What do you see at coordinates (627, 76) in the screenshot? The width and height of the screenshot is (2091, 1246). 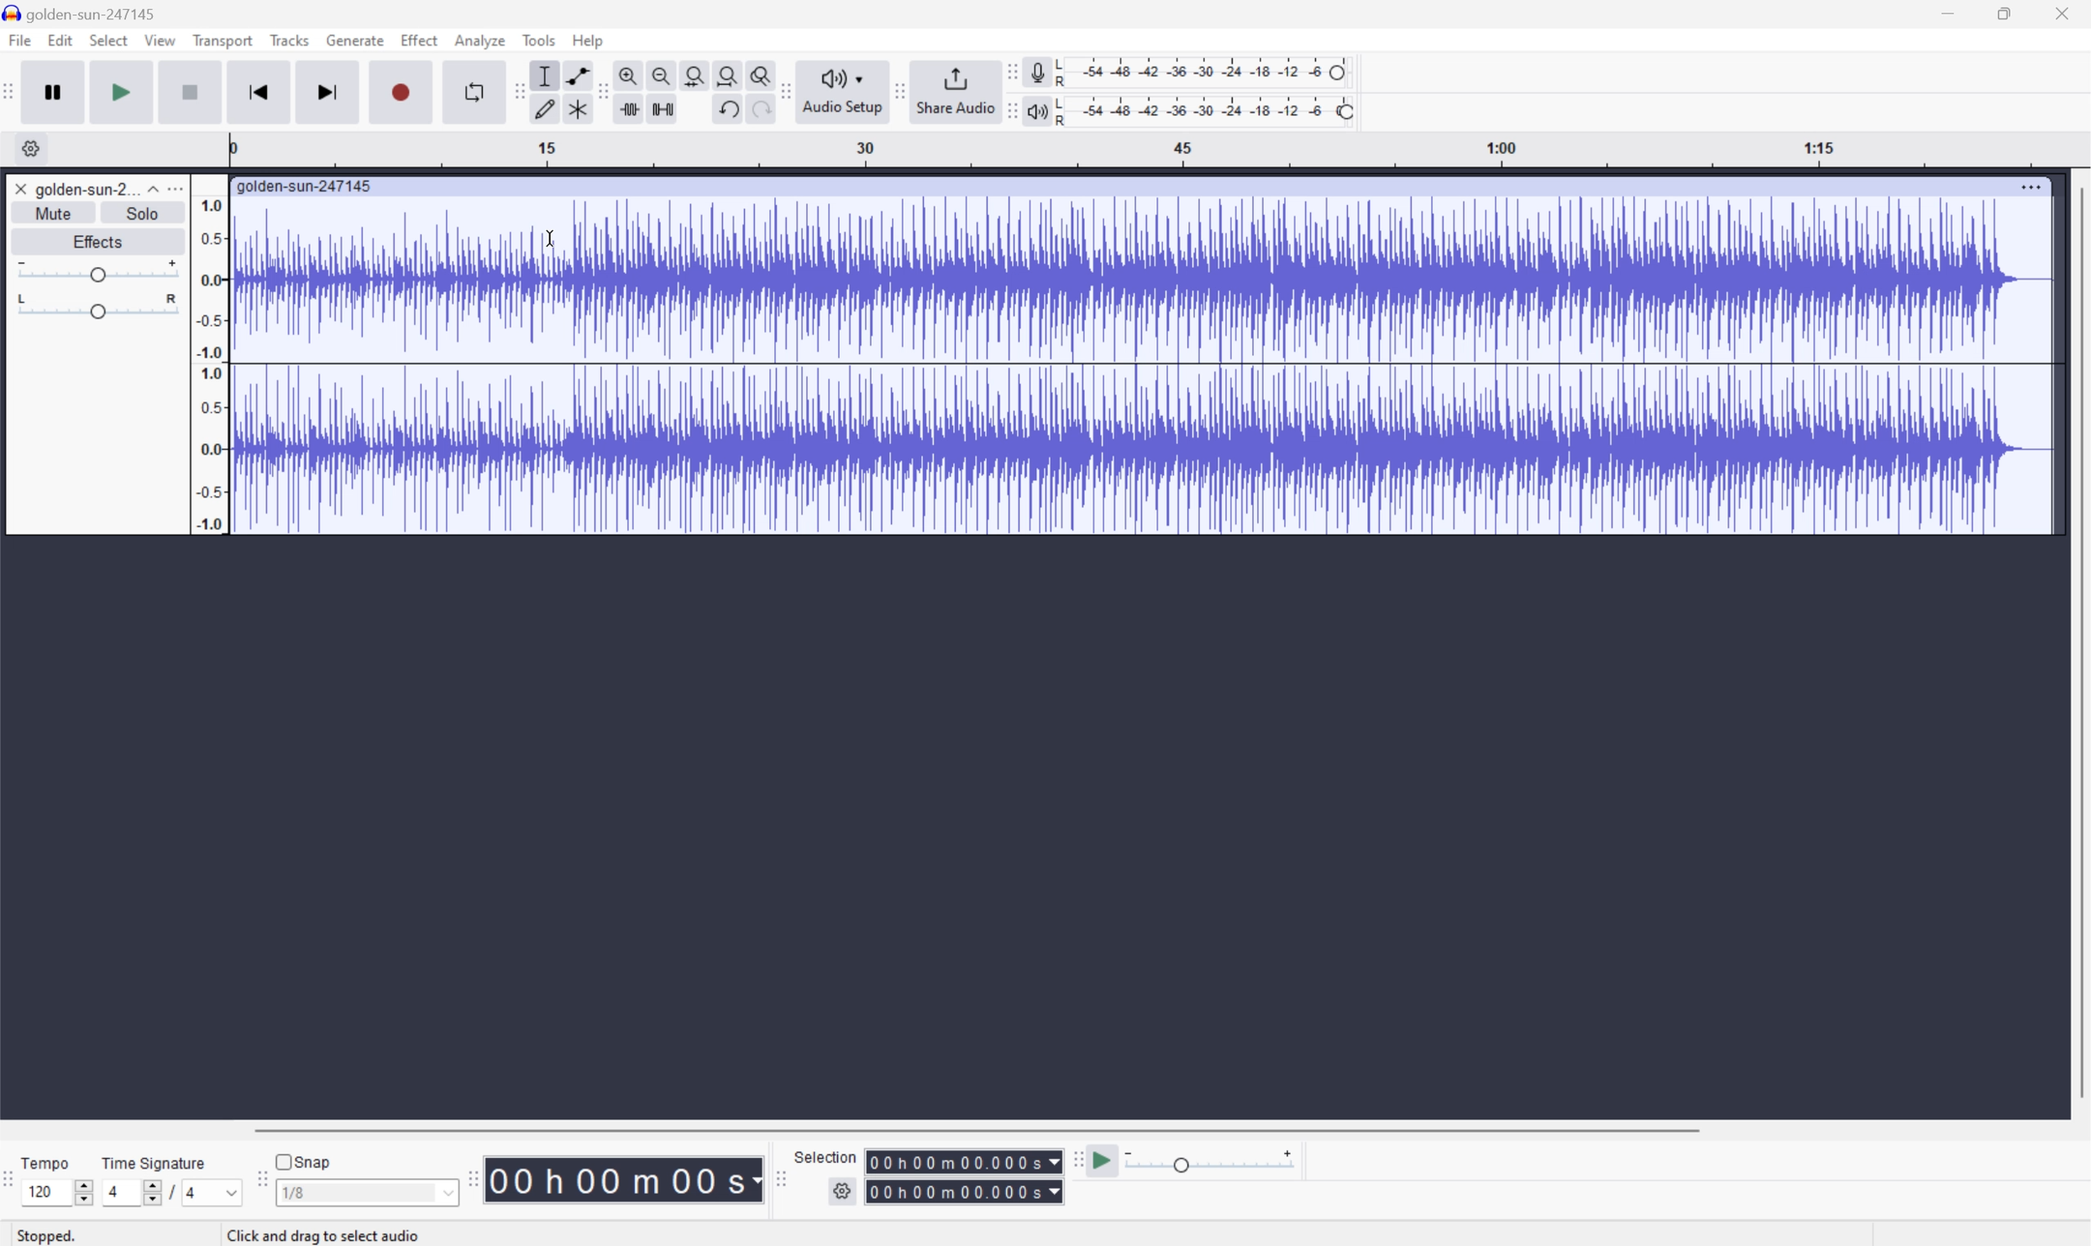 I see `Zoom in` at bounding box center [627, 76].